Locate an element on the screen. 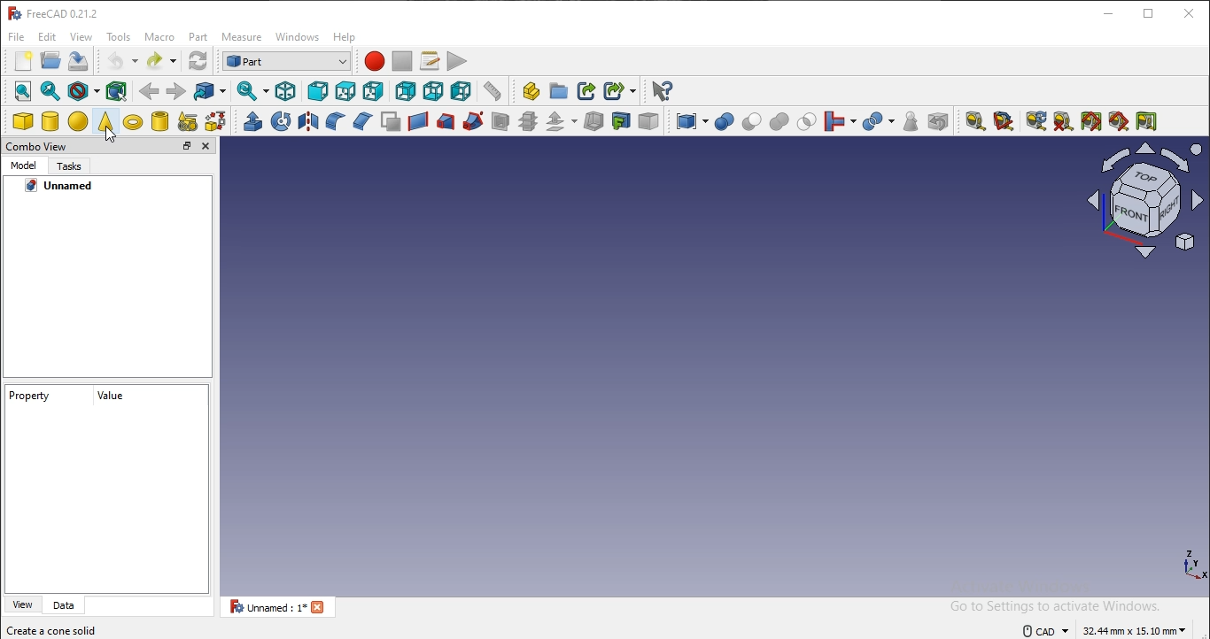  cylinder is located at coordinates (50, 121).